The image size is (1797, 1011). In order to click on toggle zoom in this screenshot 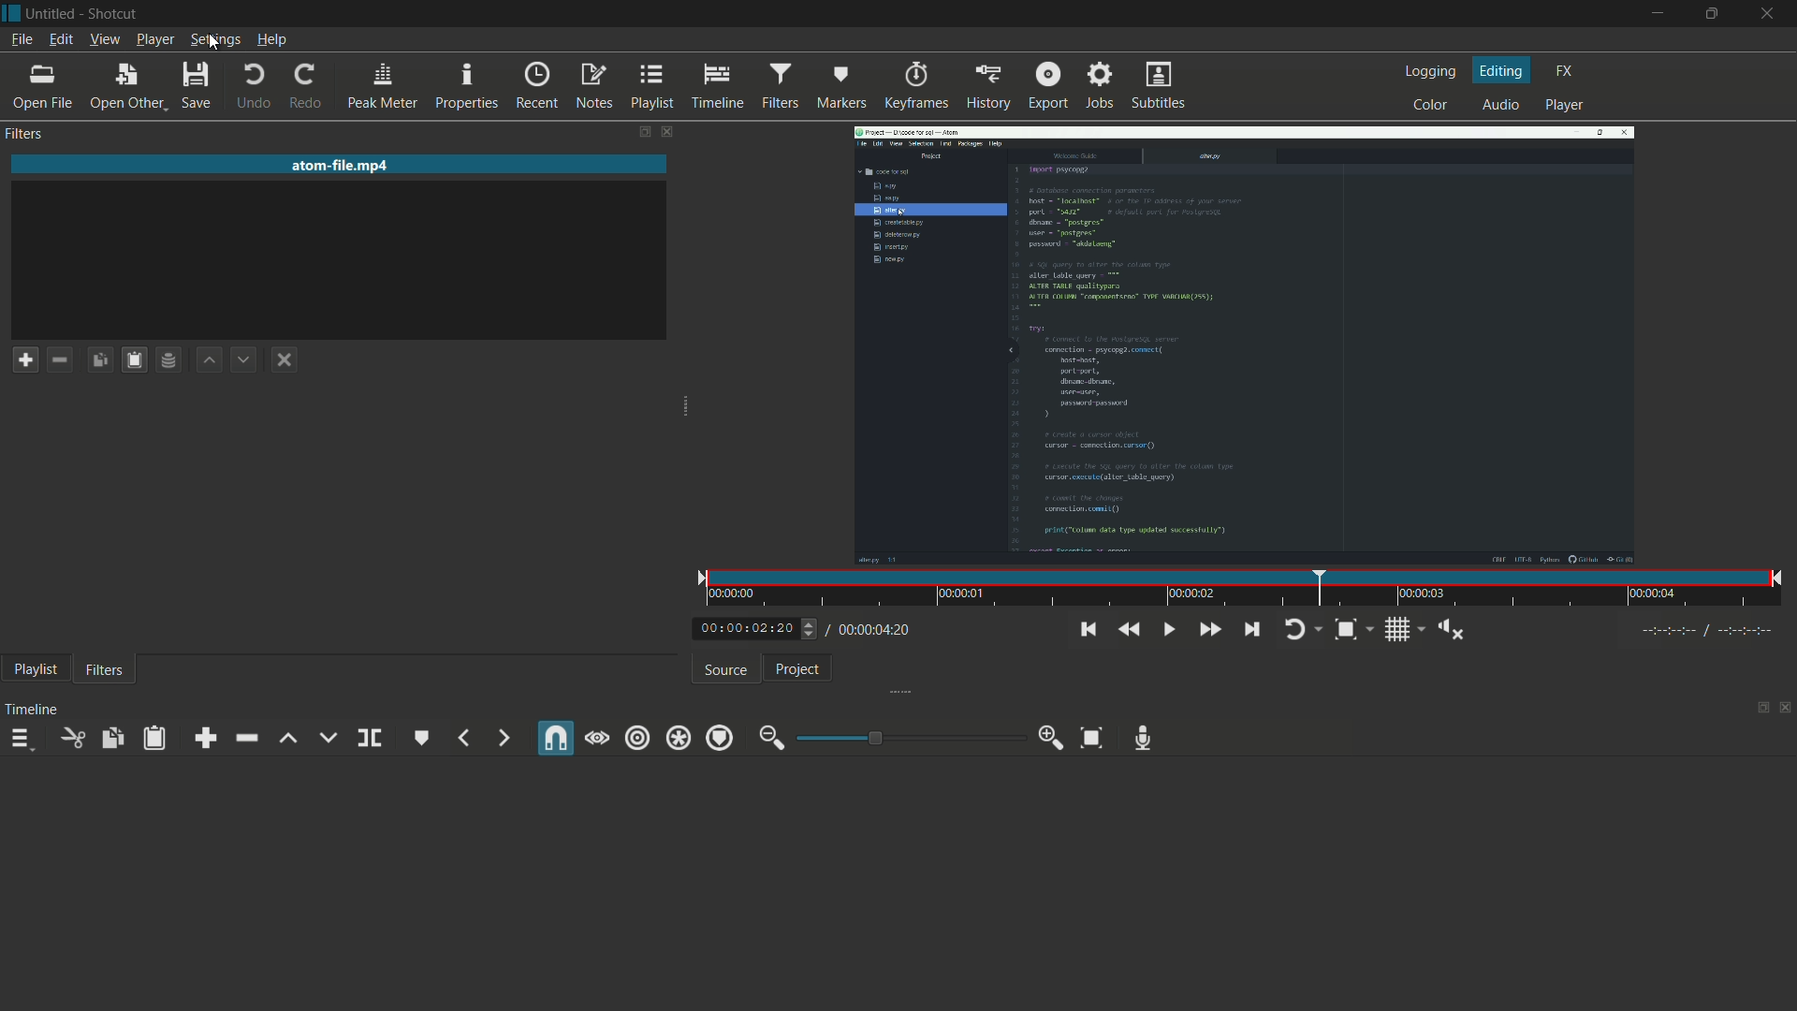, I will do `click(1353, 629)`.